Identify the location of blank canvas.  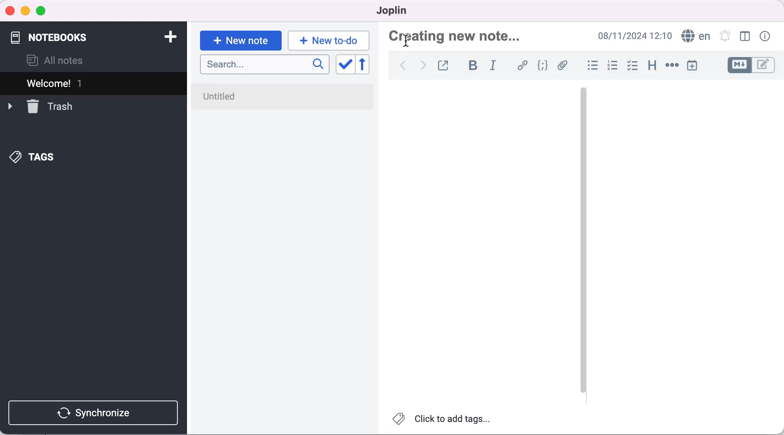
(472, 244).